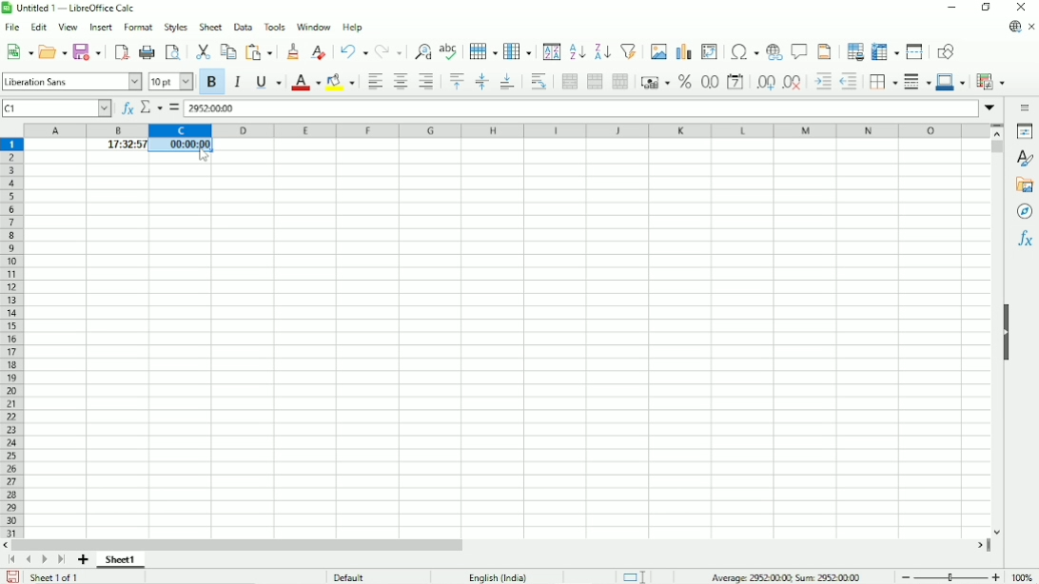 The image size is (1039, 584). I want to click on View, so click(67, 28).